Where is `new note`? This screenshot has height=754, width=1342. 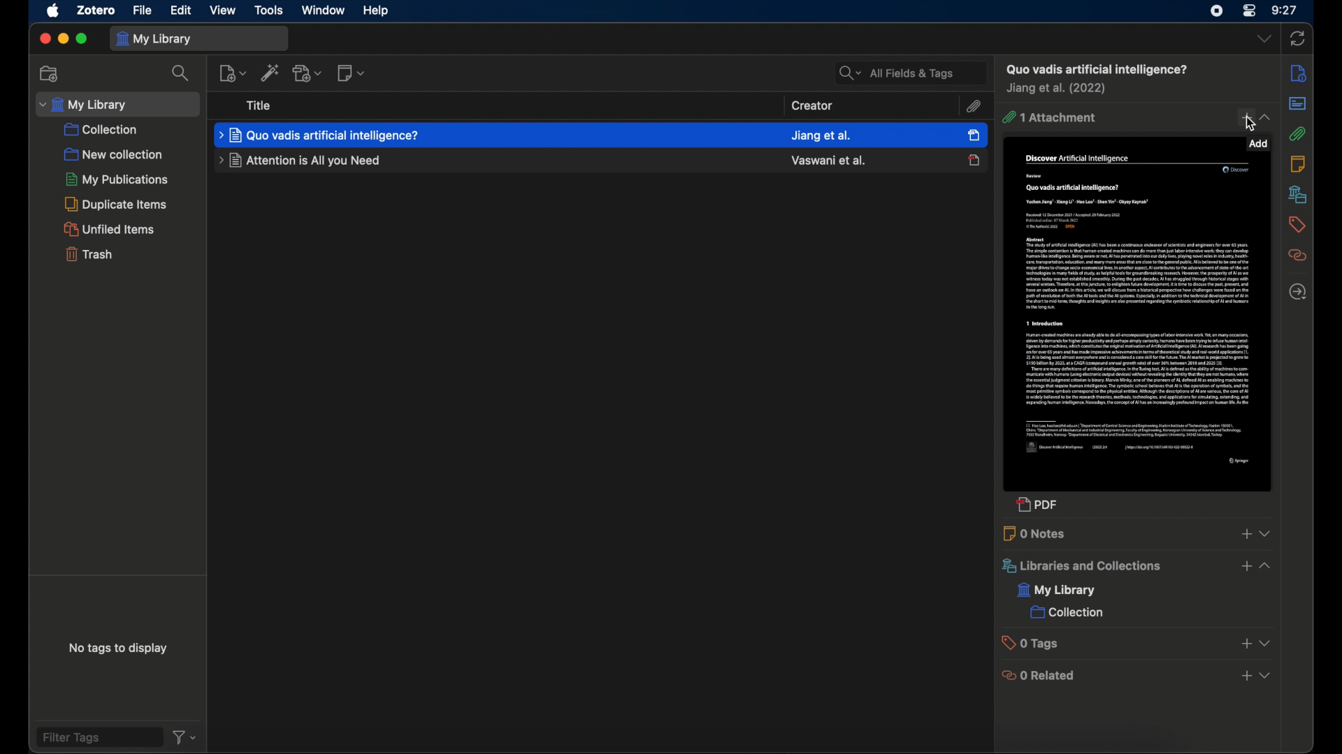
new note is located at coordinates (352, 73).